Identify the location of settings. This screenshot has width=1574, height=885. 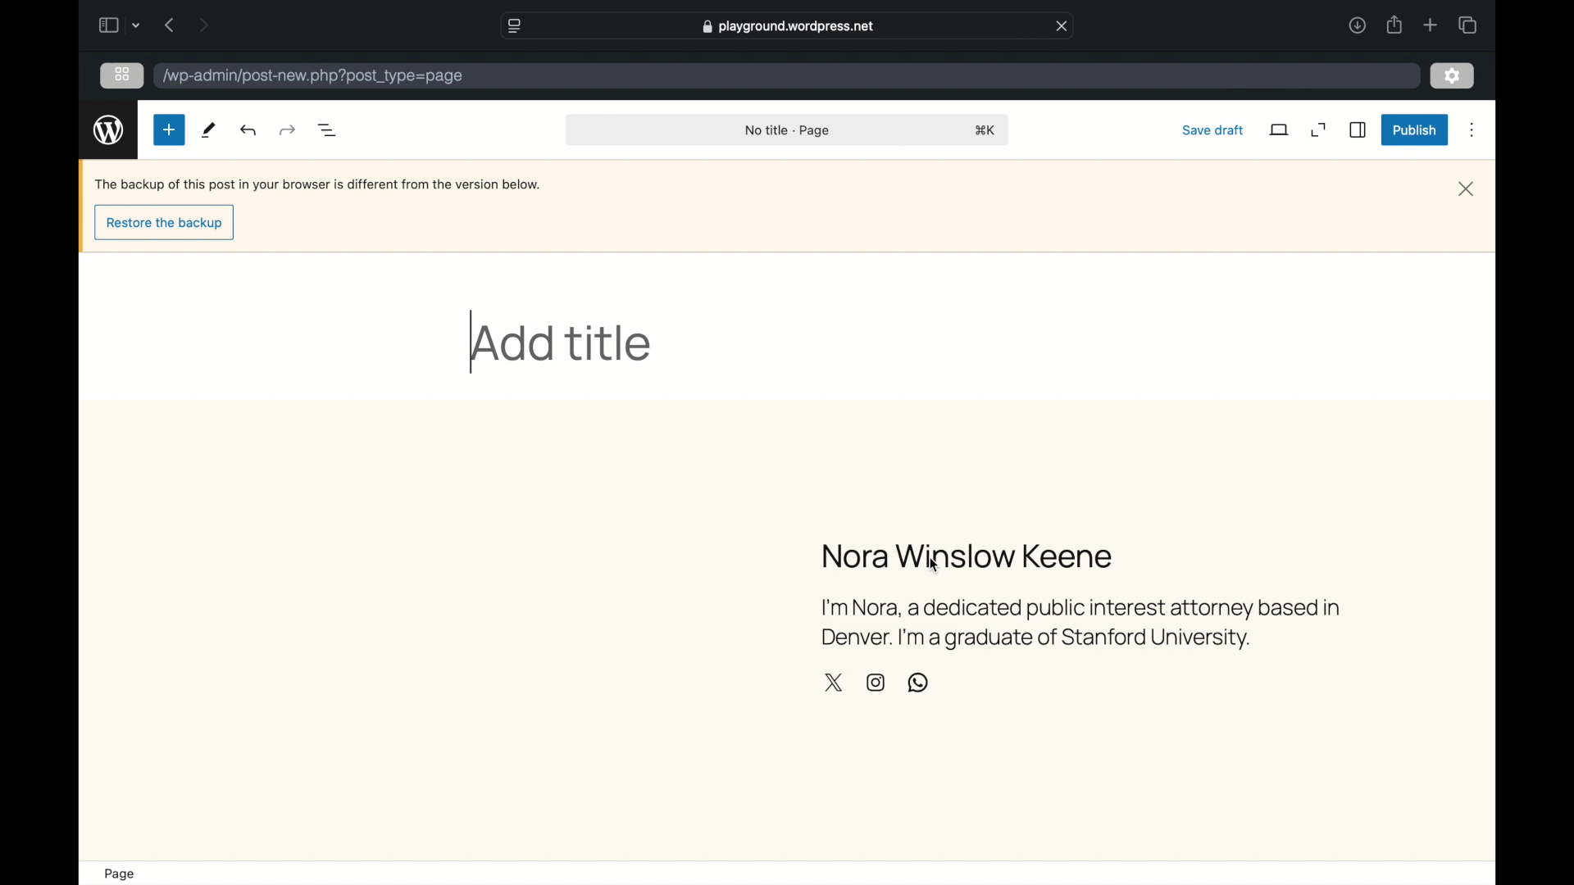
(1453, 76).